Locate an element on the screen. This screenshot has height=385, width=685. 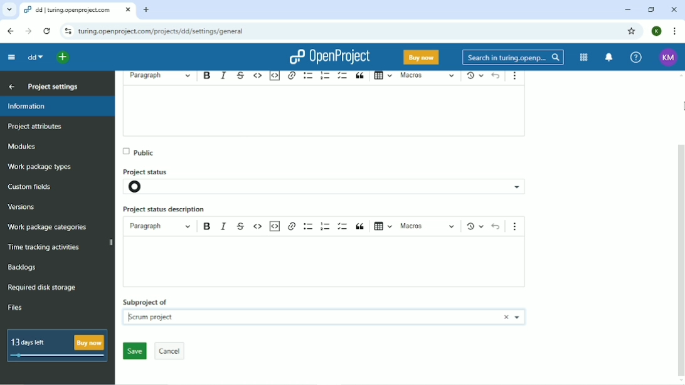
Undo is located at coordinates (497, 227).